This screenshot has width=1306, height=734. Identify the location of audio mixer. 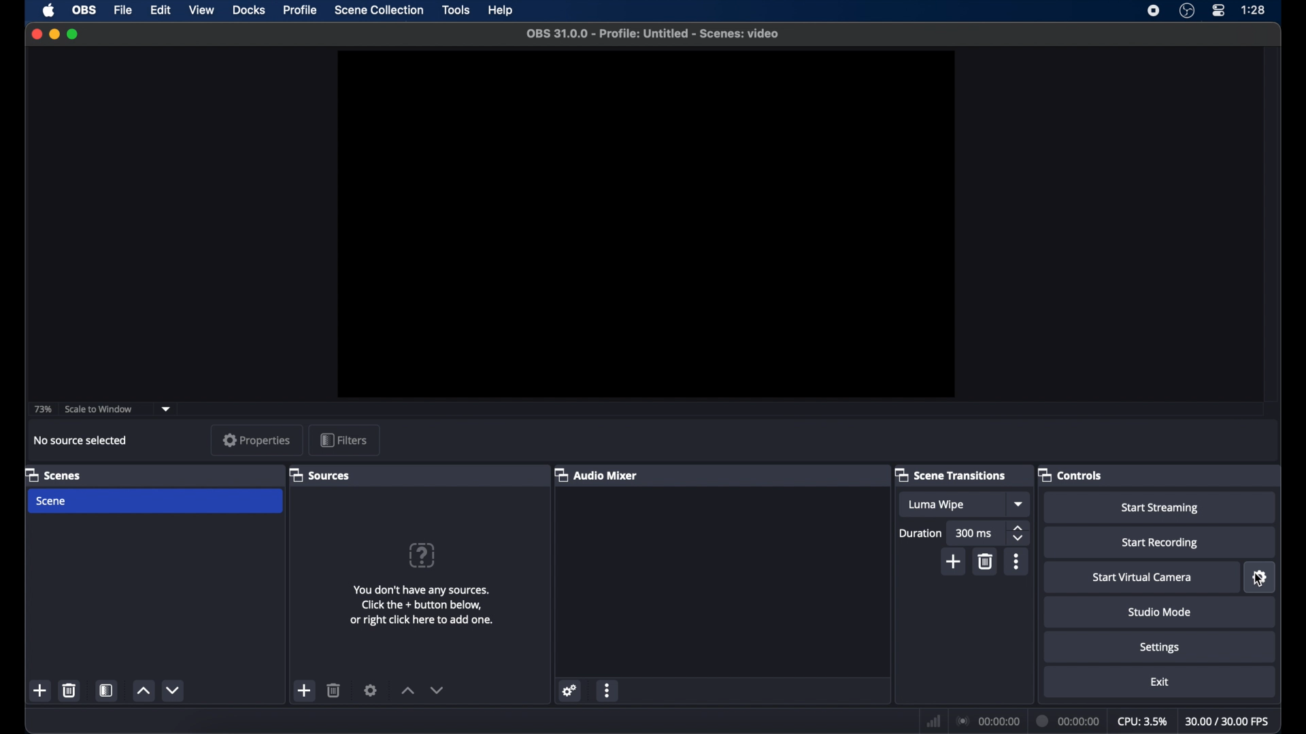
(598, 475).